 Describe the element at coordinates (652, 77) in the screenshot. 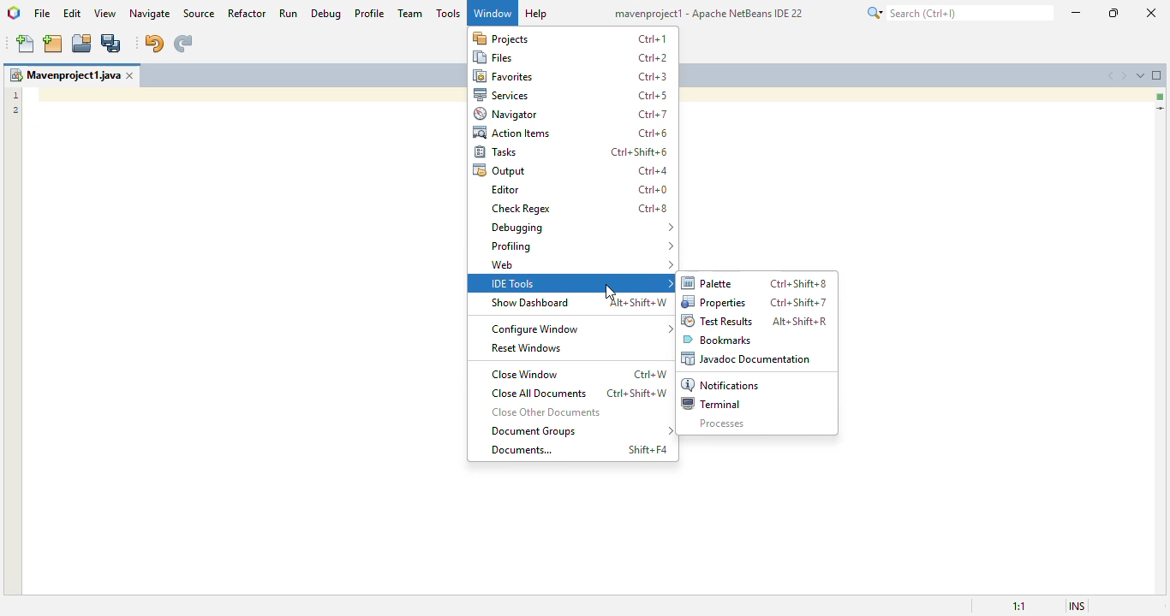

I see `shortcut for favorites` at that location.